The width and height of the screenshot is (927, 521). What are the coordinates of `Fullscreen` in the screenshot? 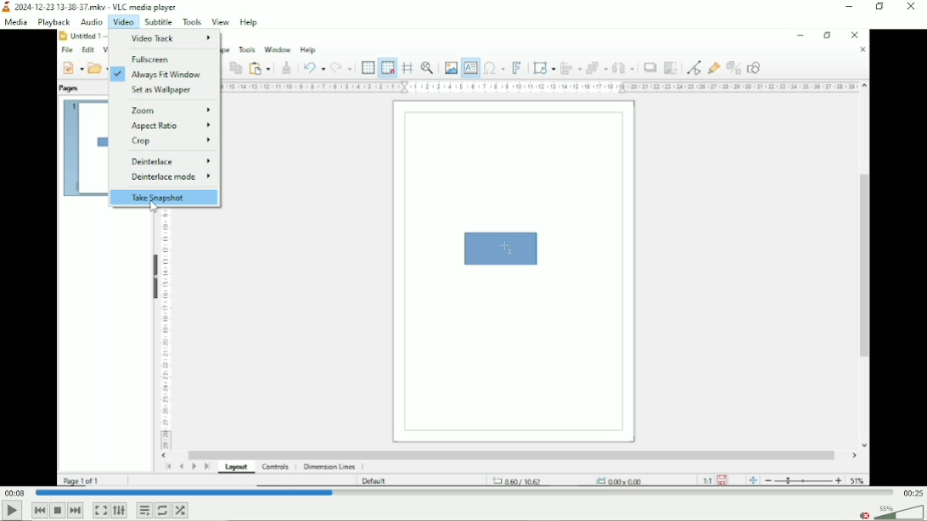 It's located at (152, 59).